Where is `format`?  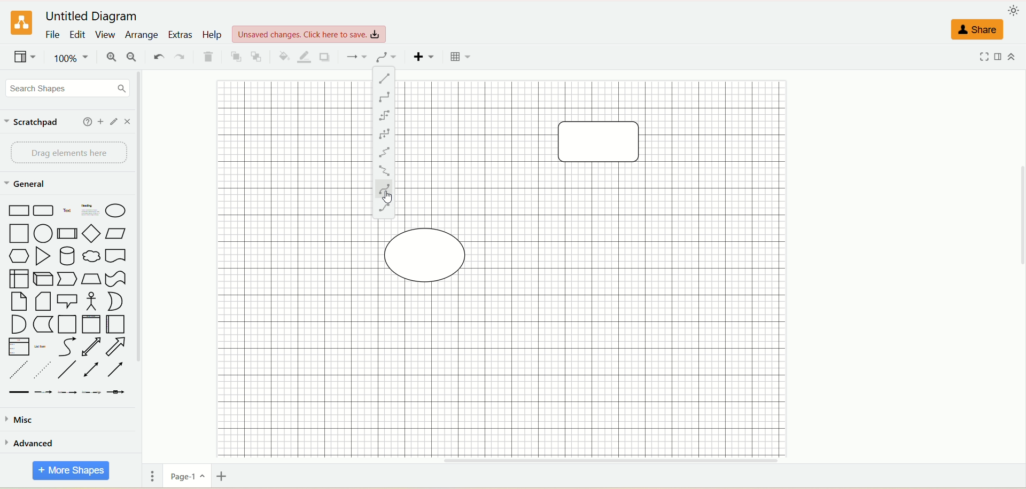 format is located at coordinates (999, 57).